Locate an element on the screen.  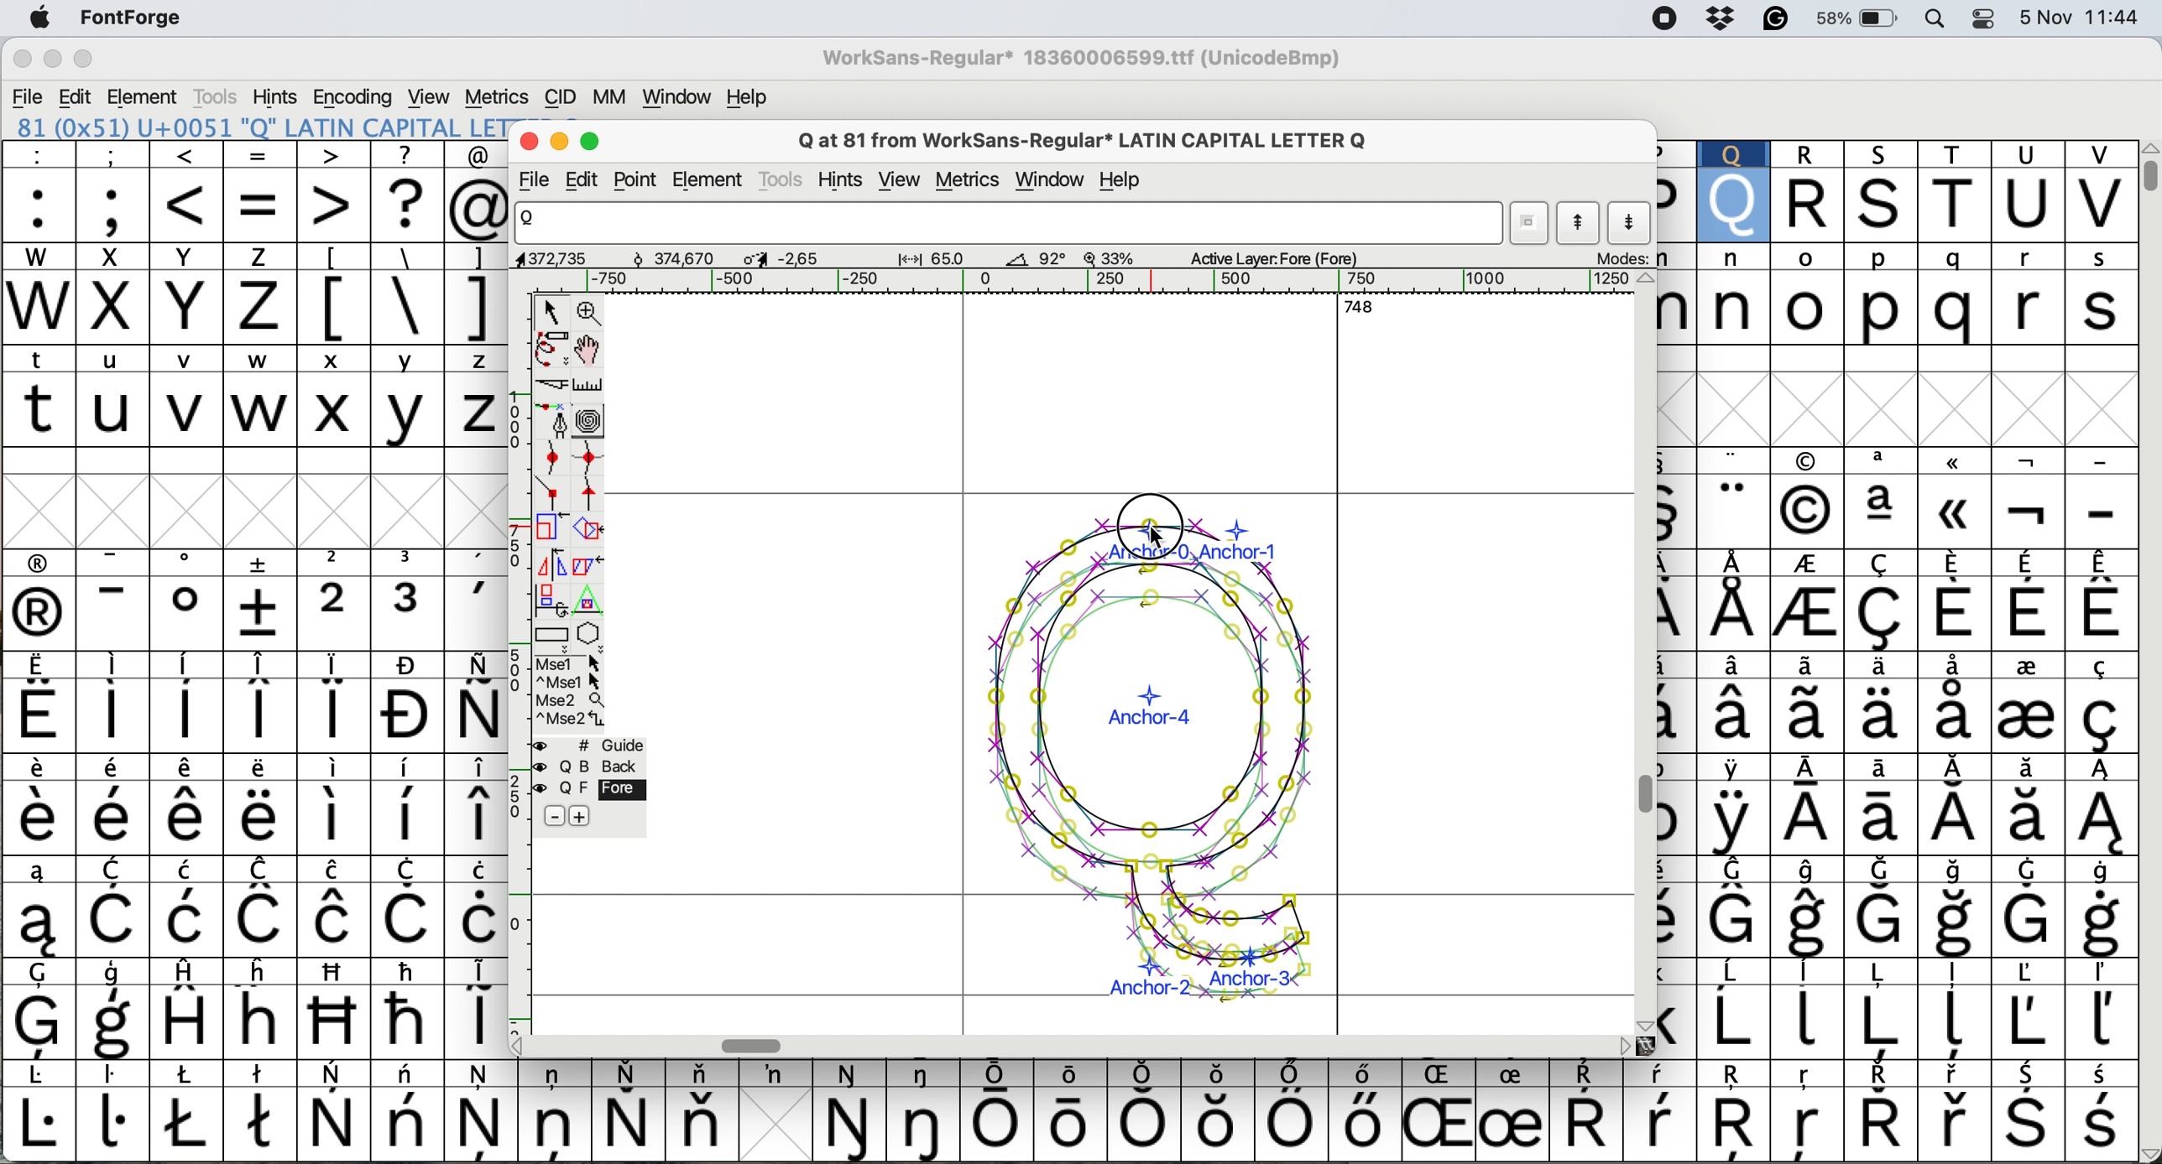
scroll by hand is located at coordinates (587, 351).